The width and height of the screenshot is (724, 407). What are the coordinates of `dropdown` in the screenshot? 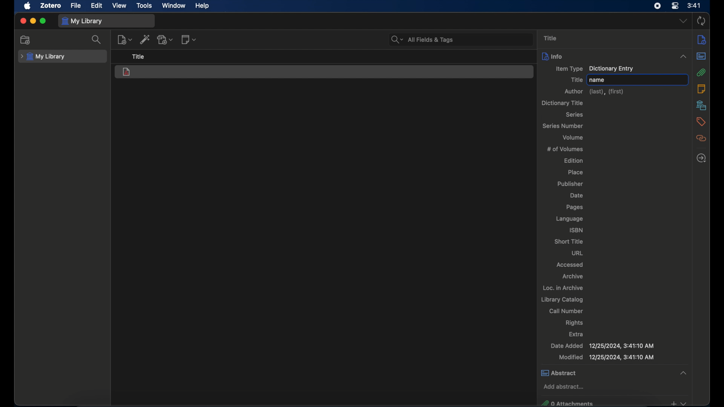 It's located at (683, 21).